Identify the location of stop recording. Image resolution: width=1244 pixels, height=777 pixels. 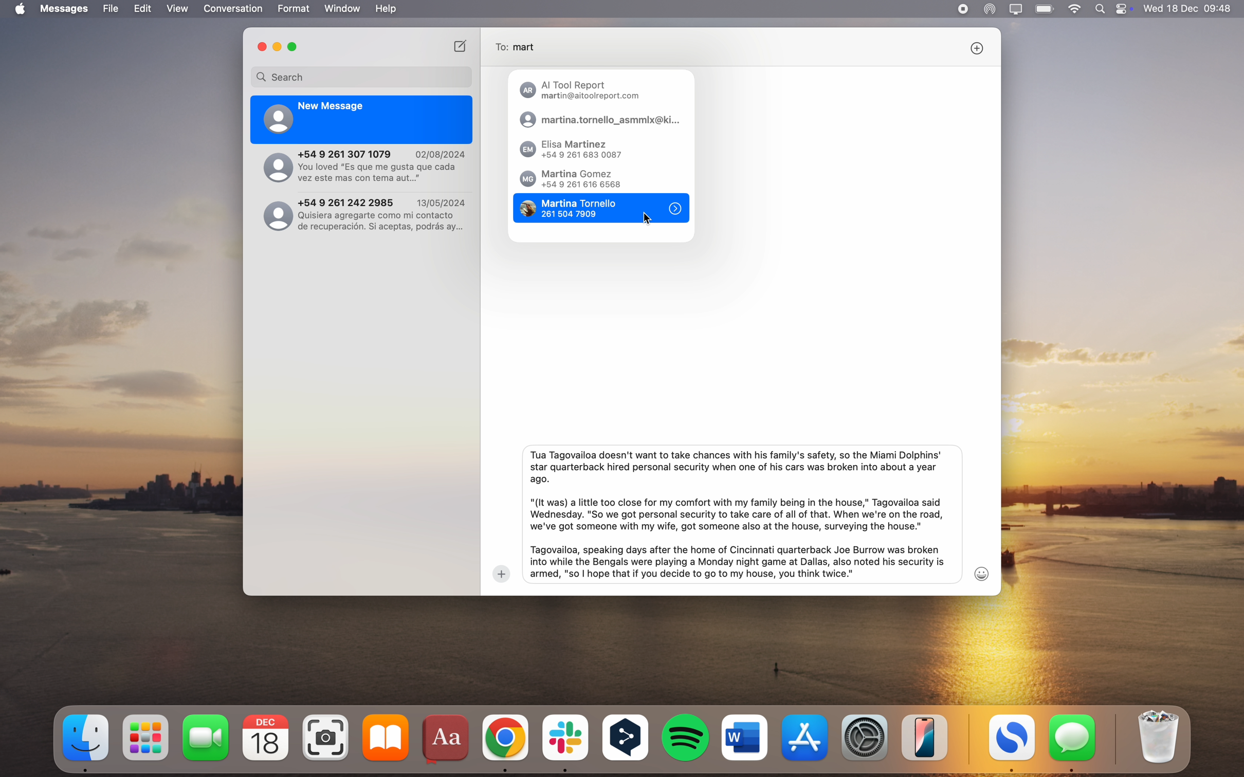
(962, 9).